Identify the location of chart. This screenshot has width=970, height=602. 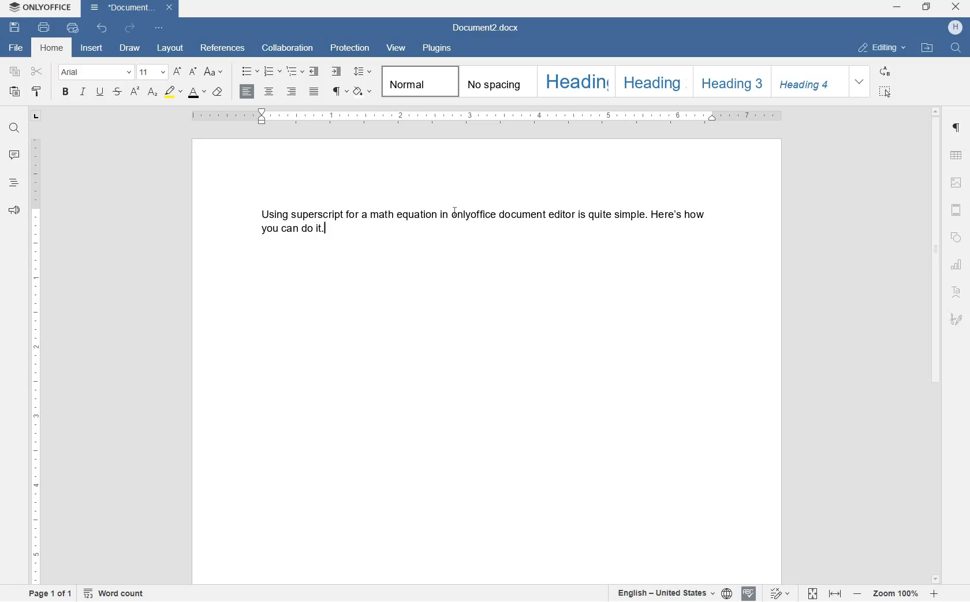
(957, 265).